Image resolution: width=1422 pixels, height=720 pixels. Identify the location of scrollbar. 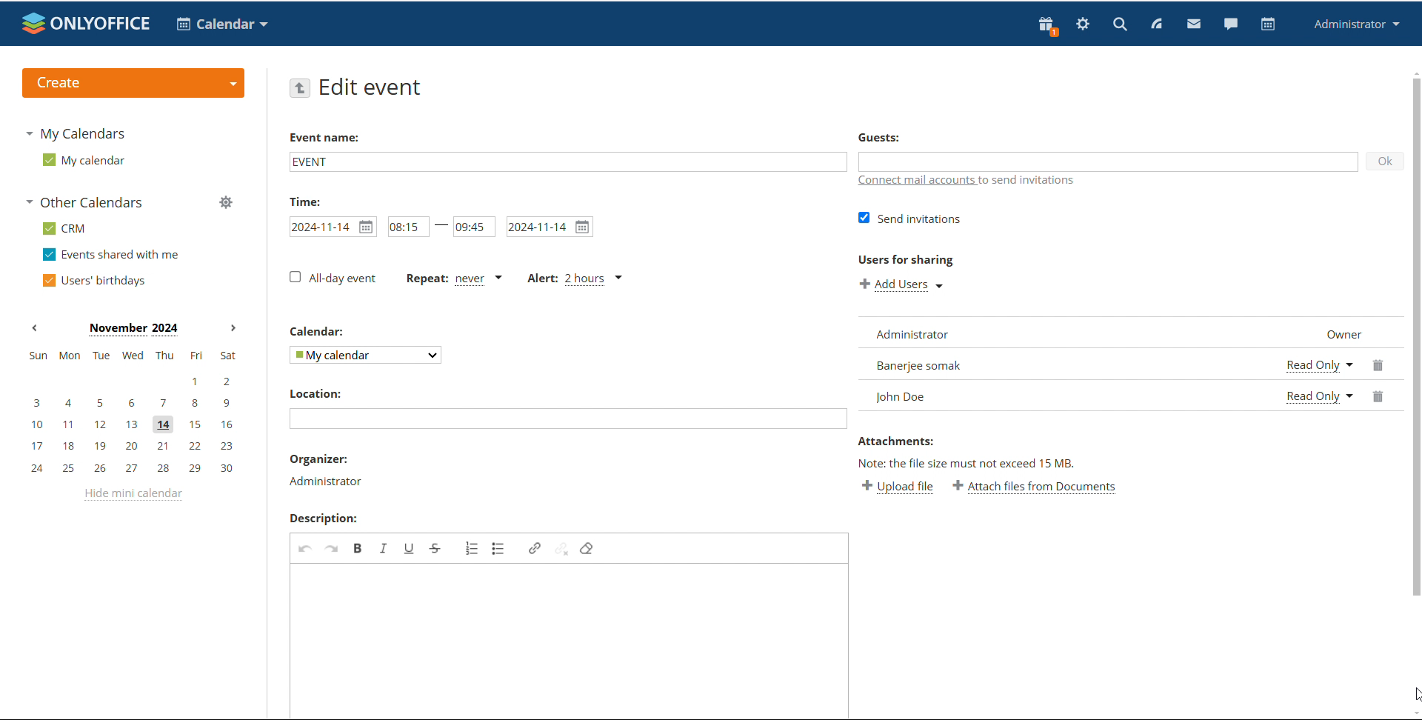
(1415, 337).